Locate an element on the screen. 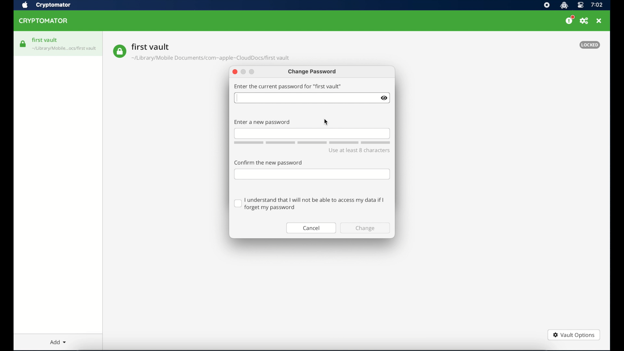 Image resolution: width=624 pixels, height=351 pixels. vault icon is located at coordinates (23, 44).